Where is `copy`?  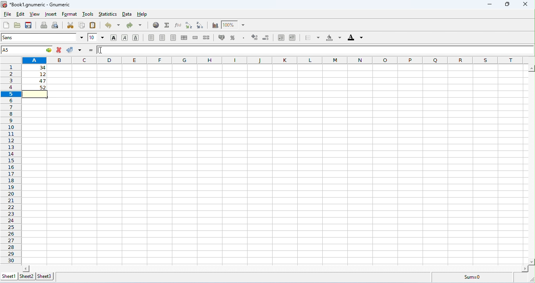
copy is located at coordinates (82, 25).